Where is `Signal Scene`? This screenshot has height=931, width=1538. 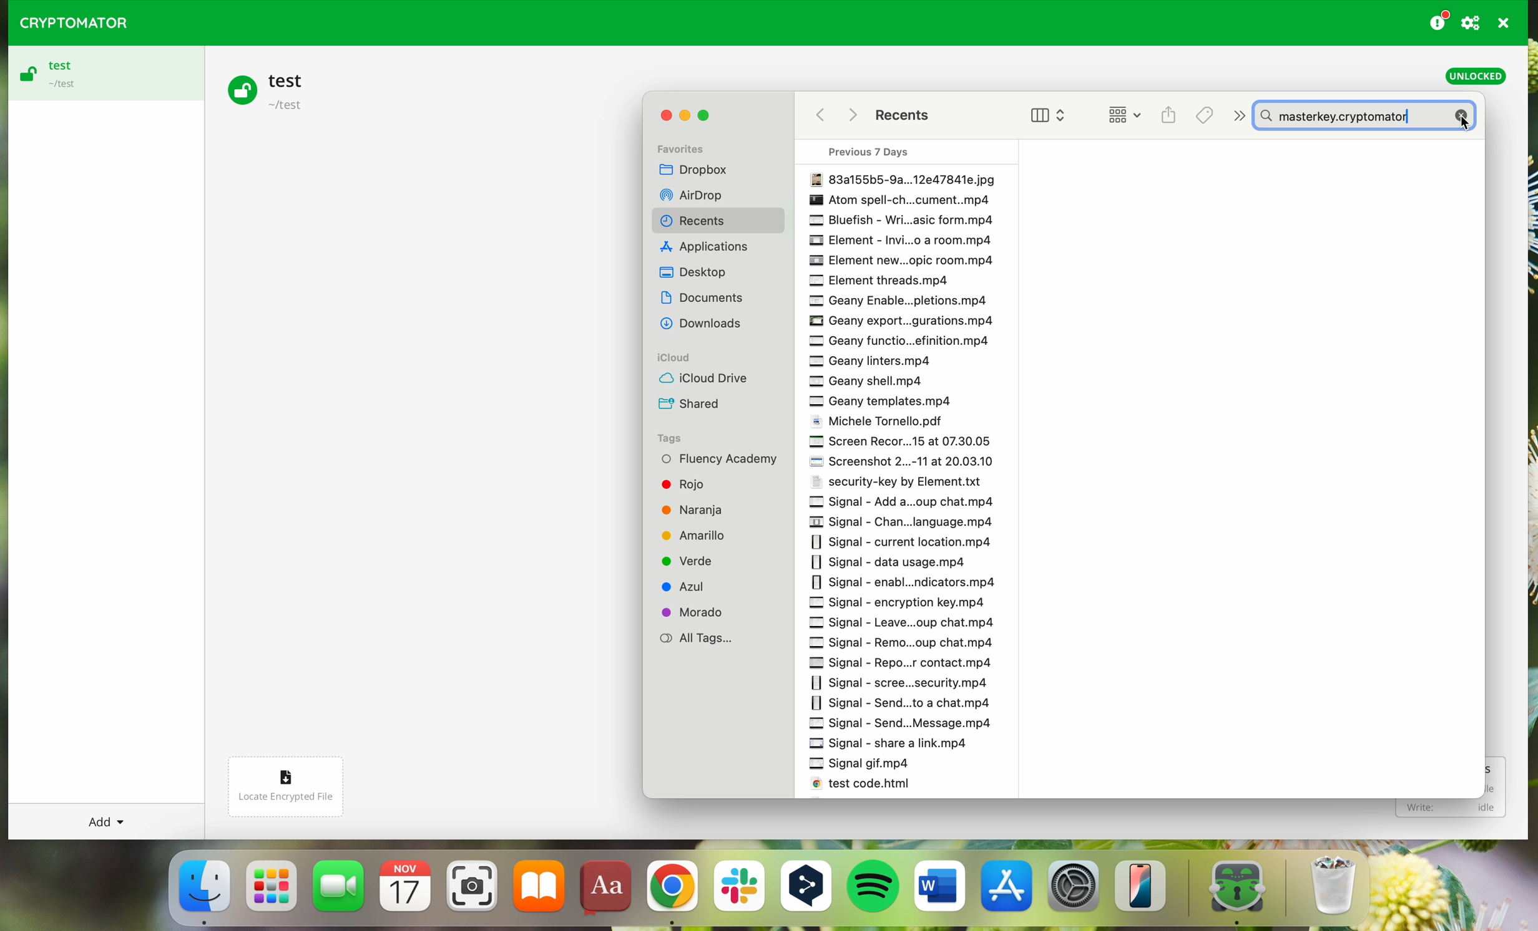
Signal Scene is located at coordinates (901, 681).